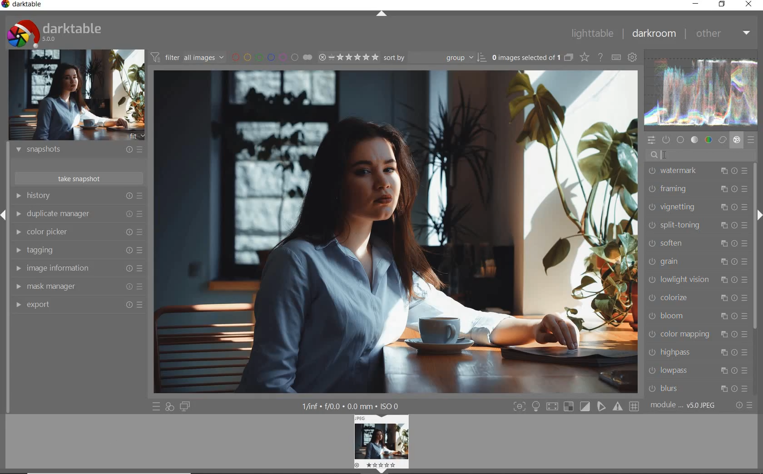 The height and width of the screenshot is (474, 763). Describe the element at coordinates (79, 178) in the screenshot. I see `take snapshot` at that location.